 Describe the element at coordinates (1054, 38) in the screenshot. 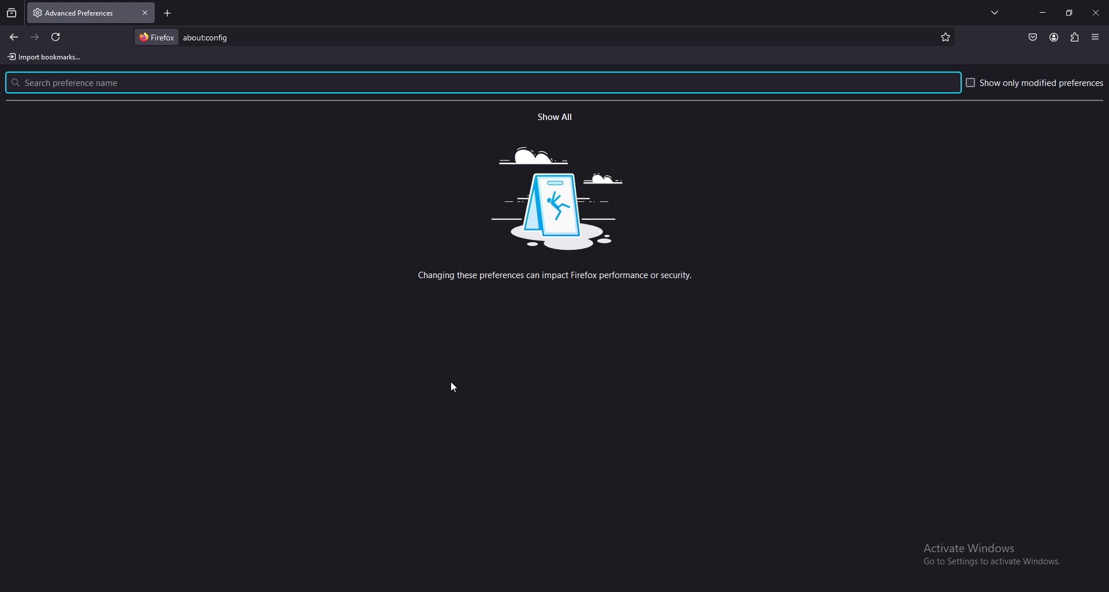

I see `profile` at that location.